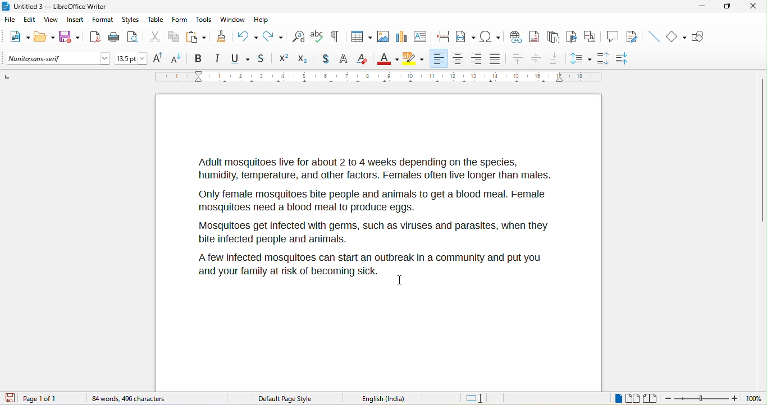 The image size is (767, 405). What do you see at coordinates (276, 36) in the screenshot?
I see `redo` at bounding box center [276, 36].